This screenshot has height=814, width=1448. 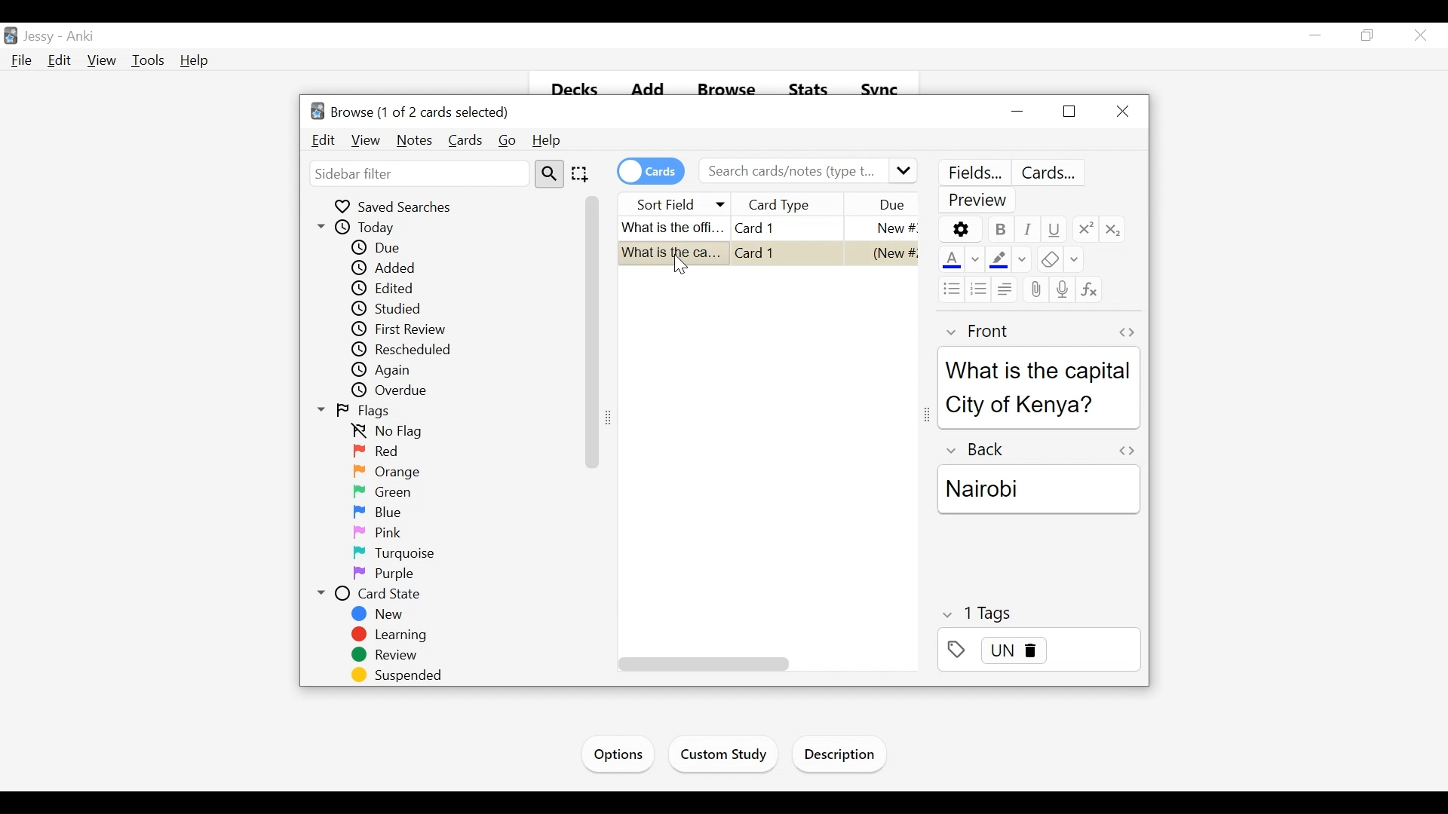 I want to click on Purple, so click(x=383, y=575).